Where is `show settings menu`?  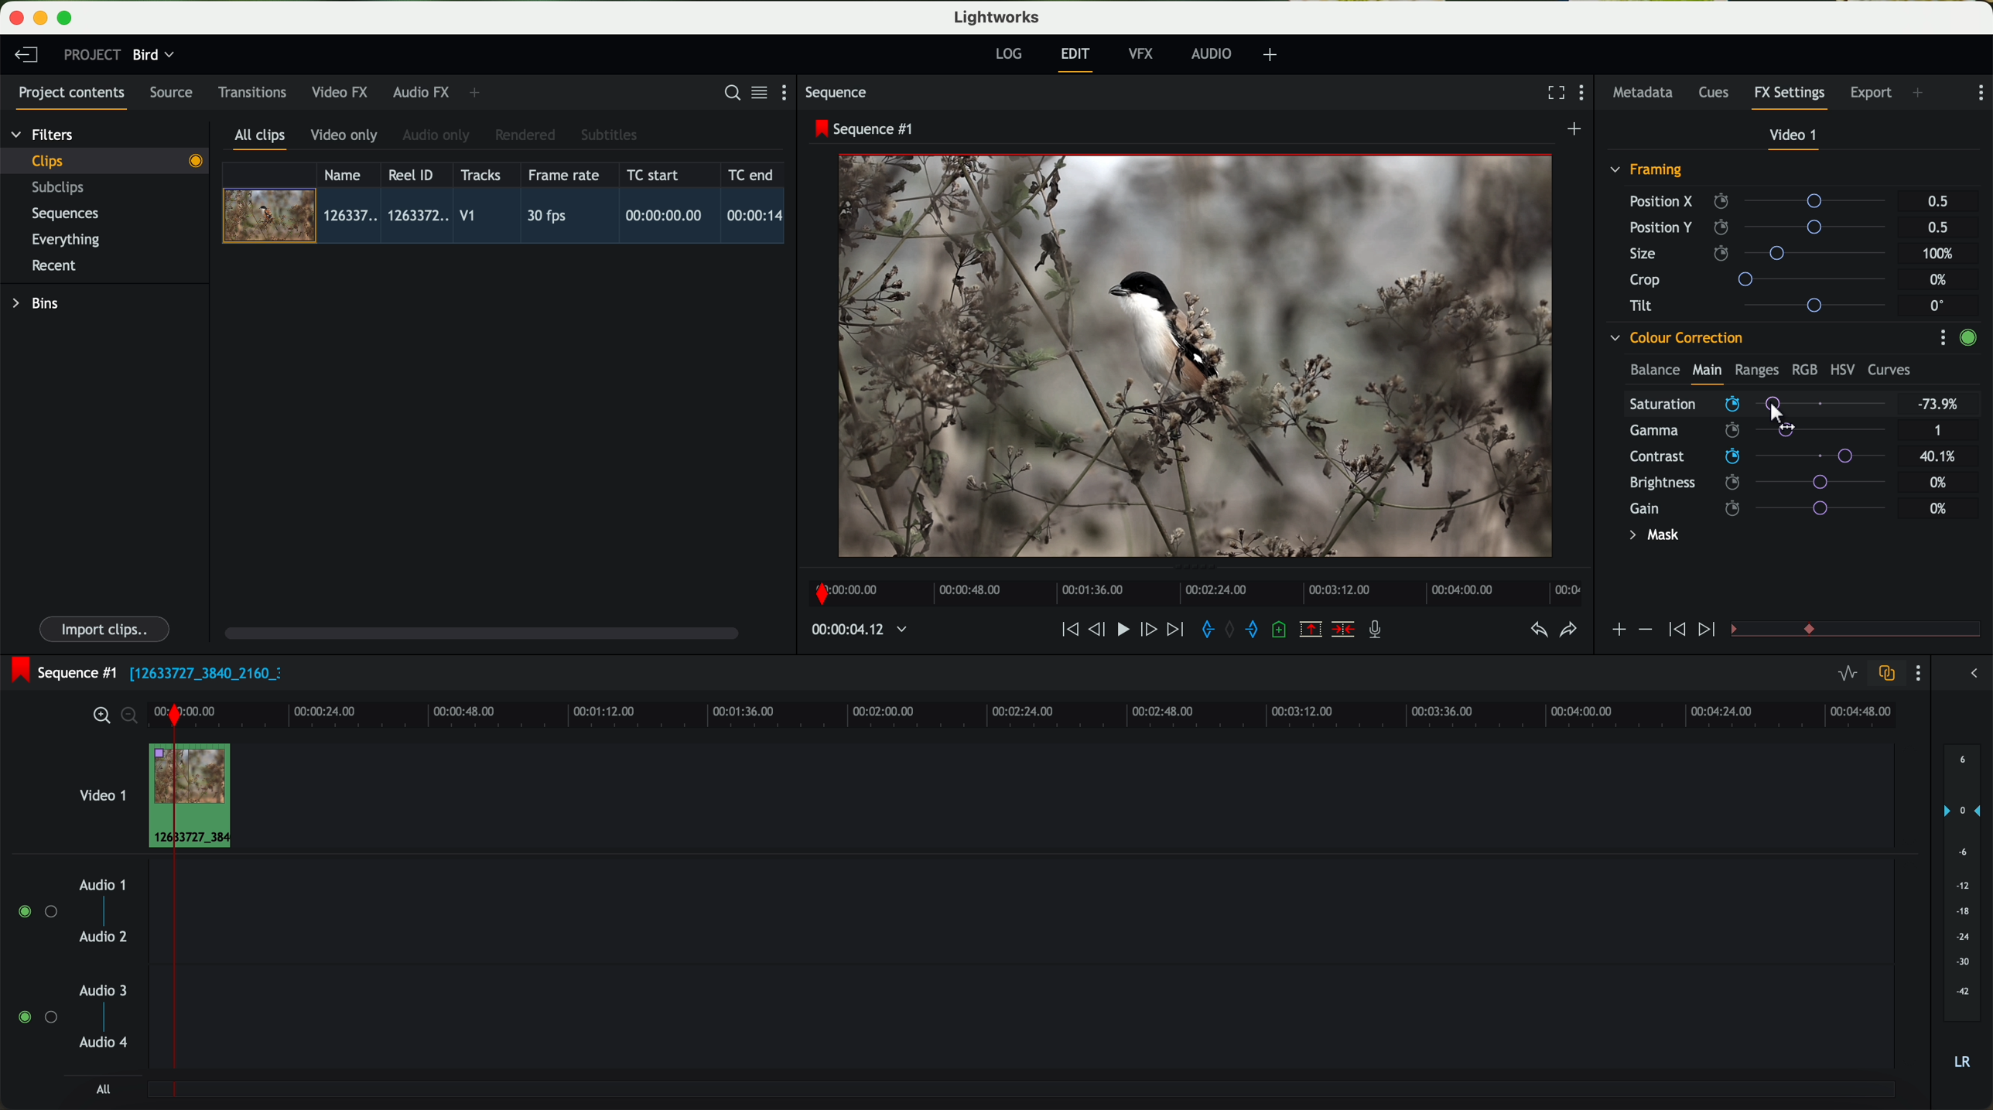
show settings menu is located at coordinates (1585, 94).